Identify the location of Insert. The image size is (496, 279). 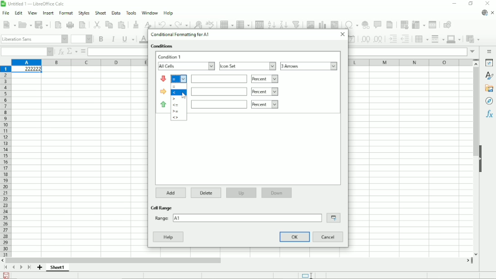
(47, 13).